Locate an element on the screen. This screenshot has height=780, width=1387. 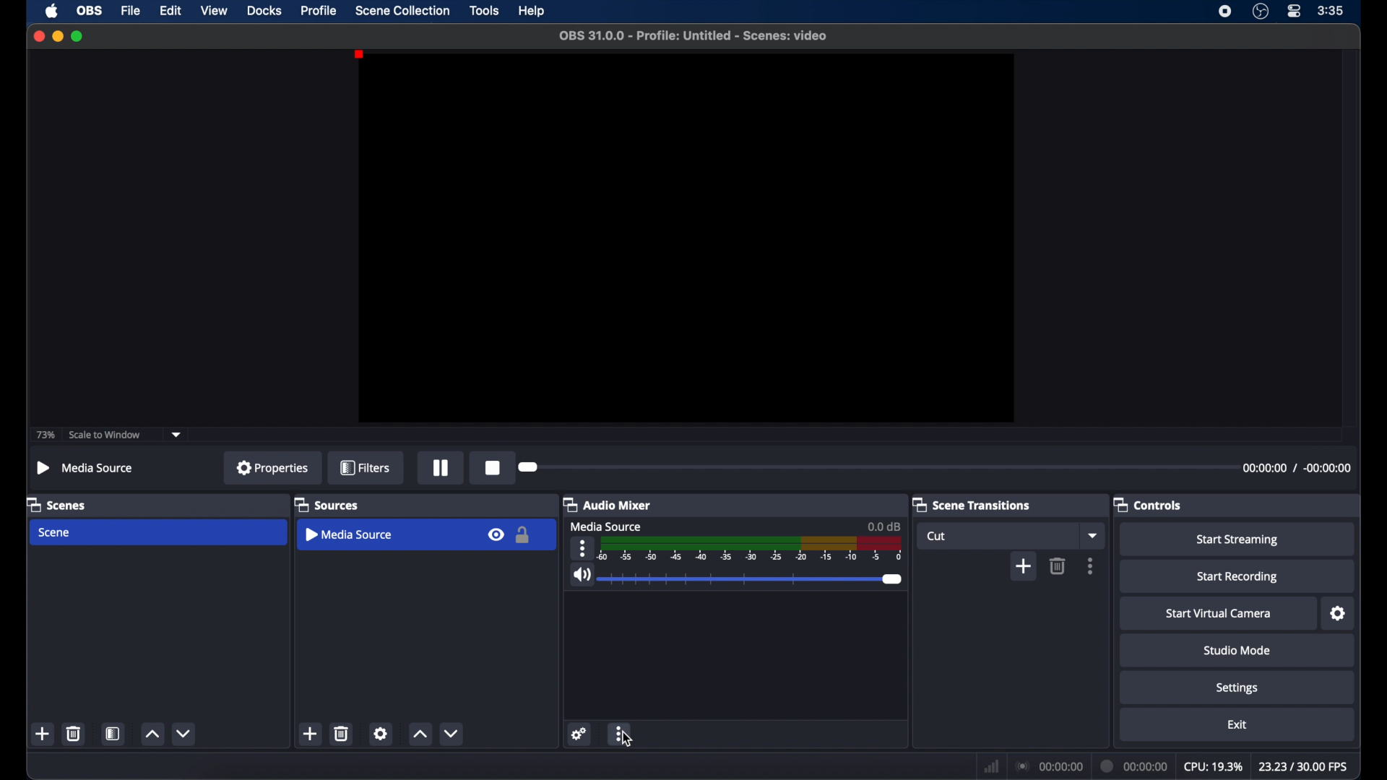
cut is located at coordinates (936, 536).